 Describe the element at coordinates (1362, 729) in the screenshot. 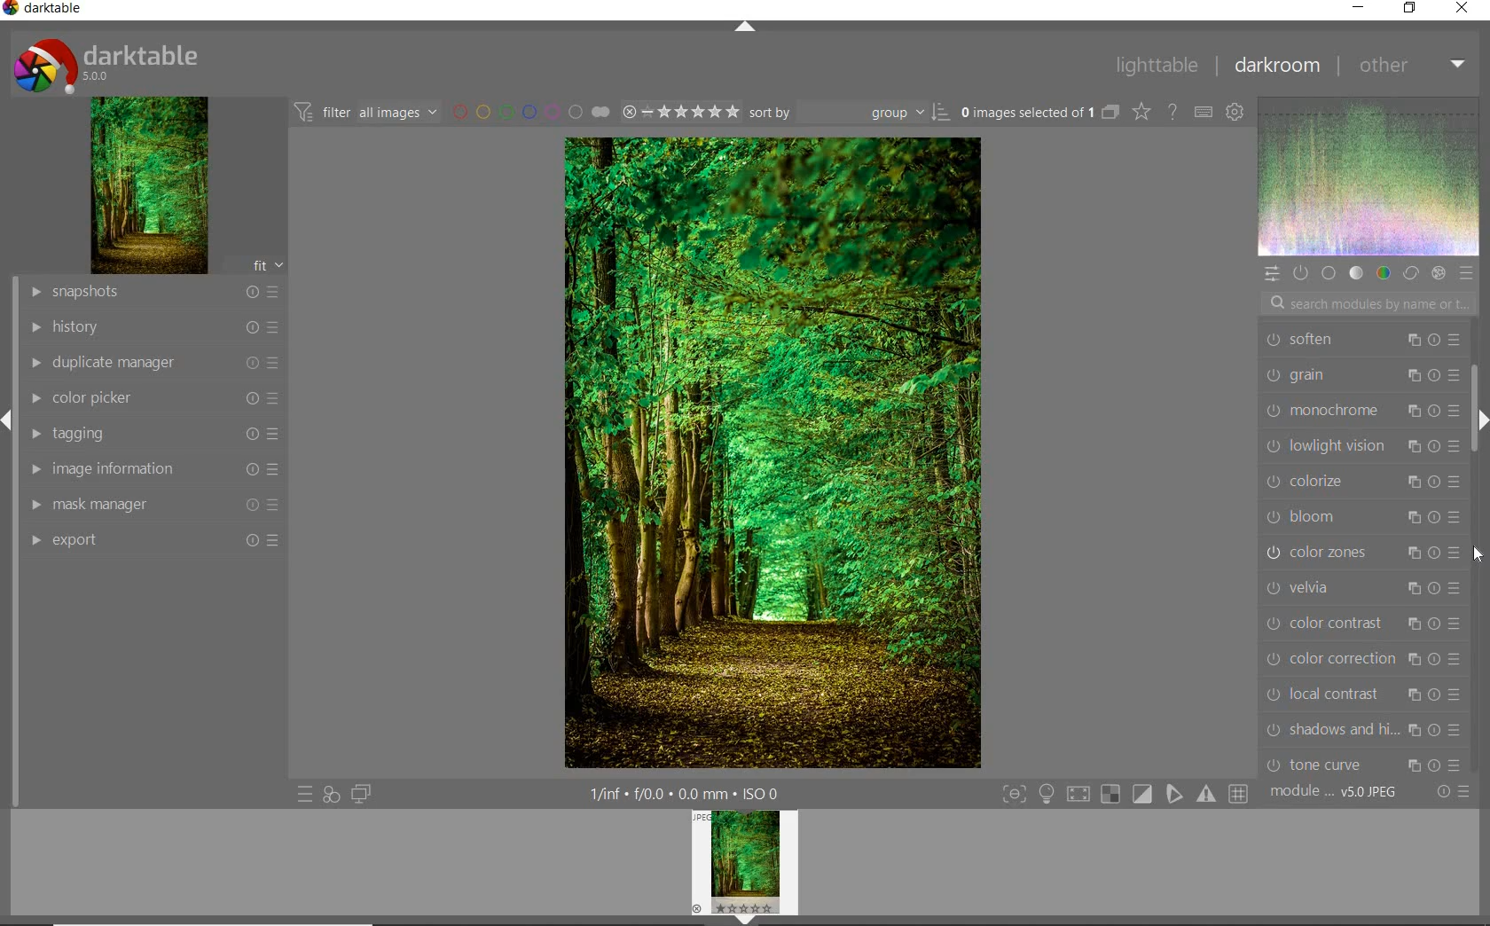

I see `shadows and hi...` at that location.